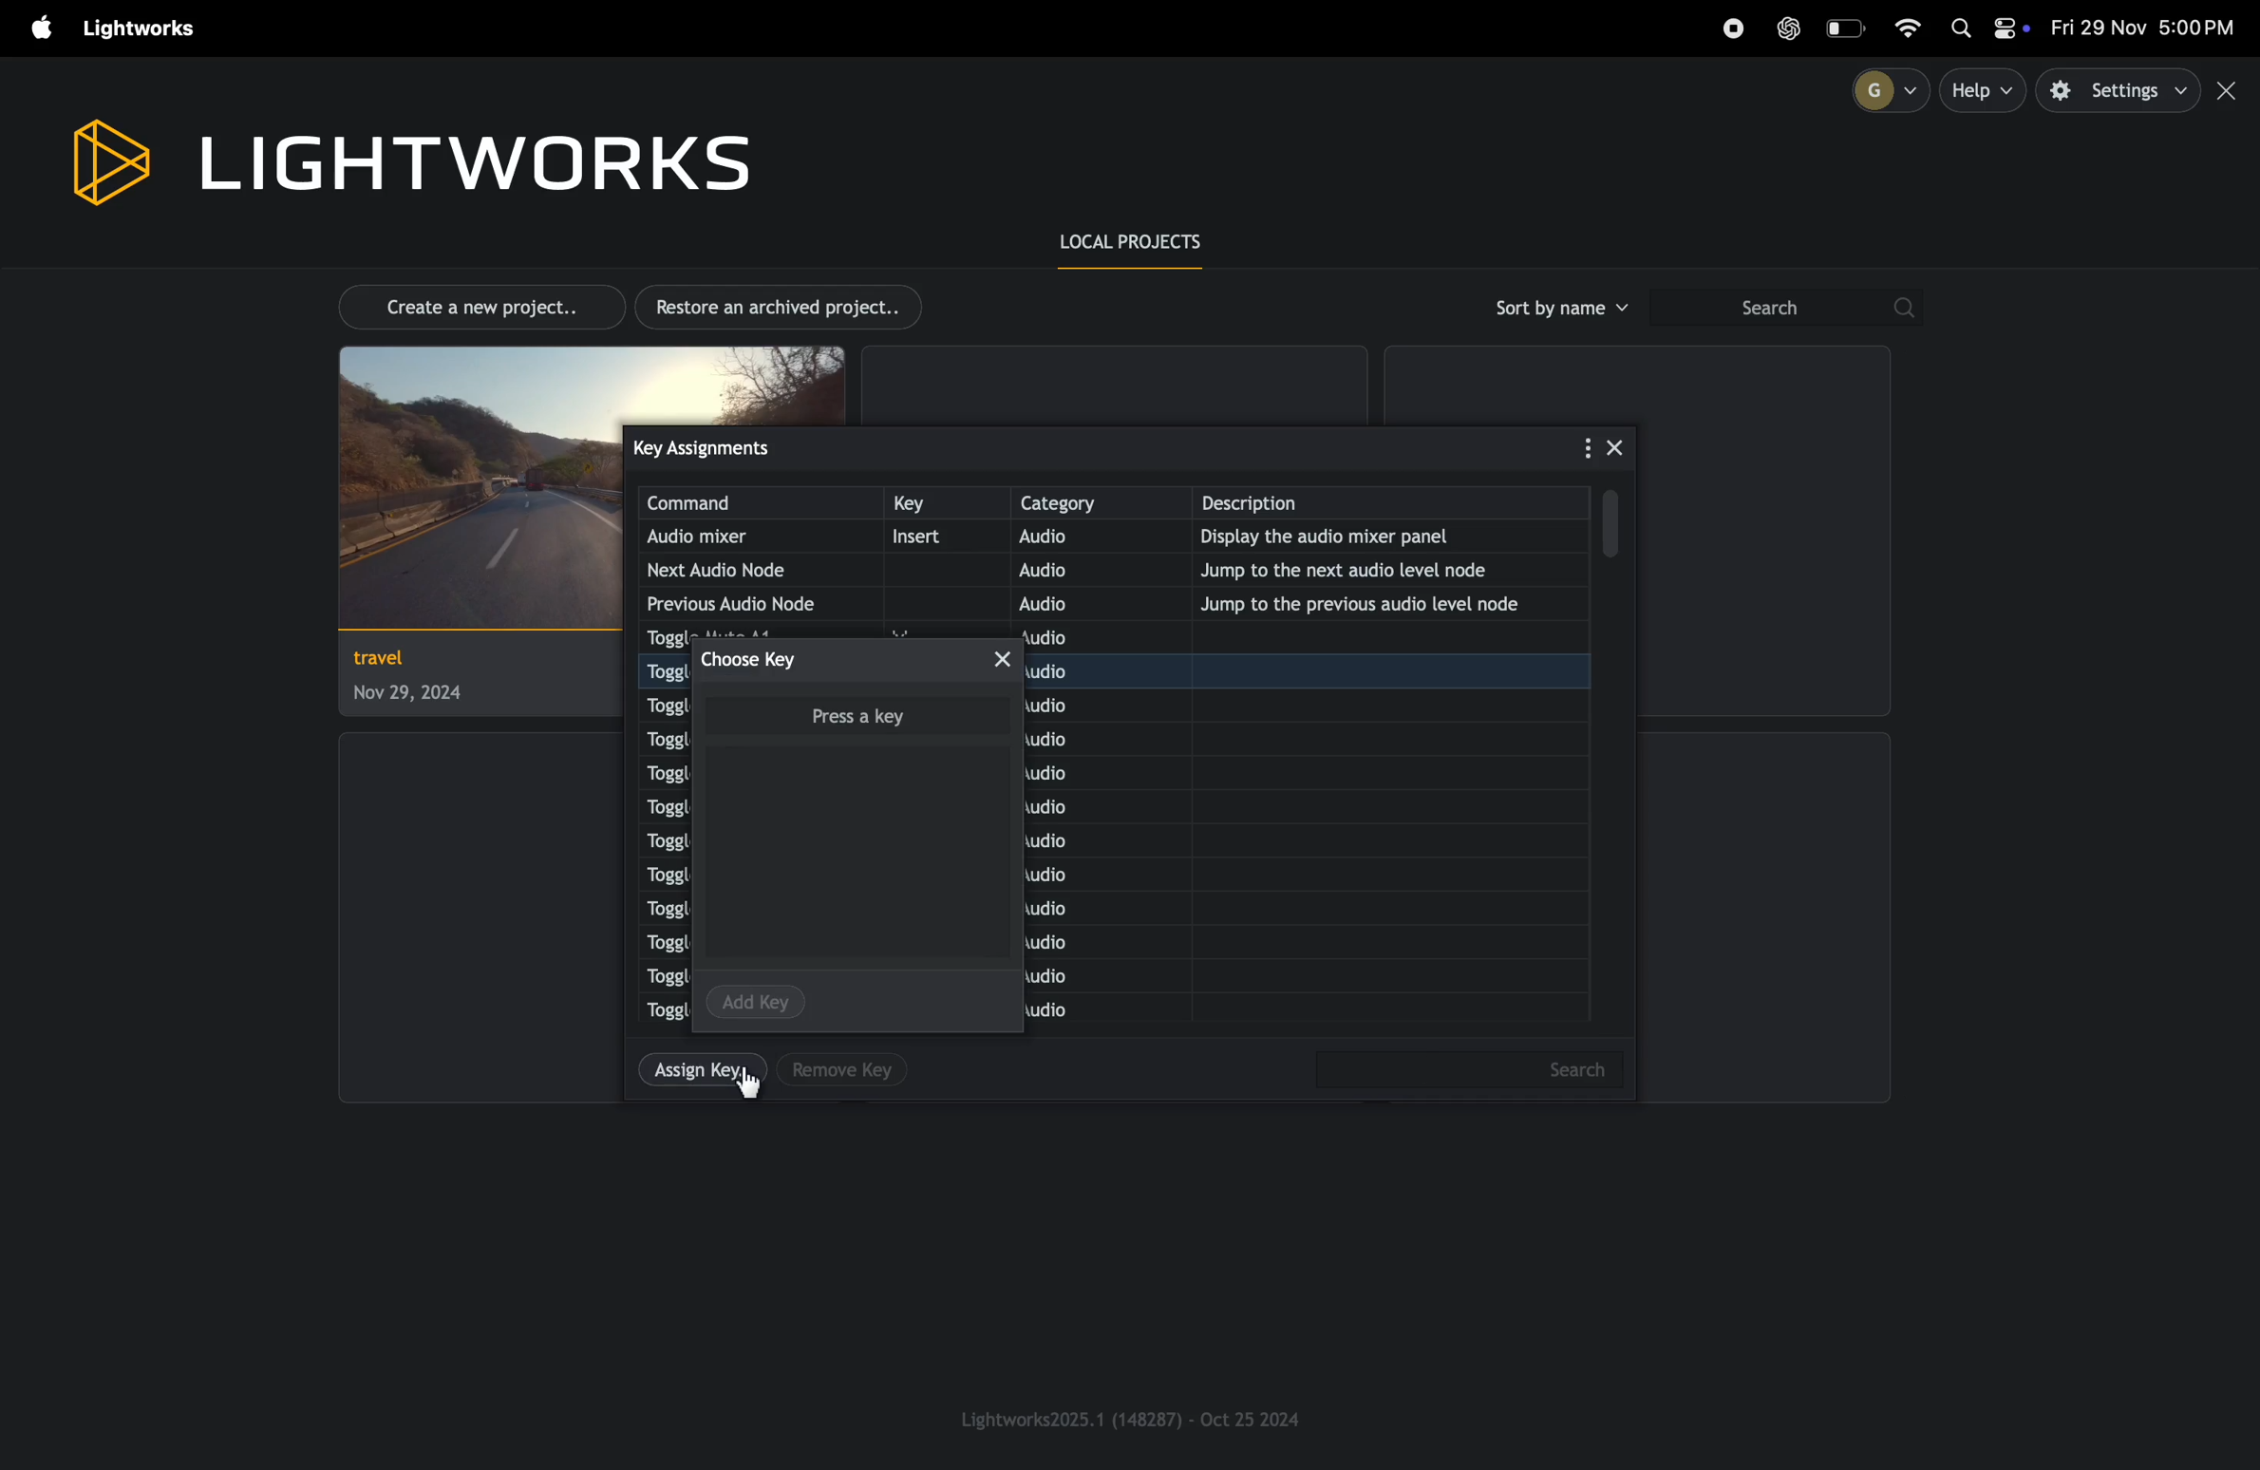 This screenshot has width=2260, height=1470. I want to click on battery, so click(1848, 28).